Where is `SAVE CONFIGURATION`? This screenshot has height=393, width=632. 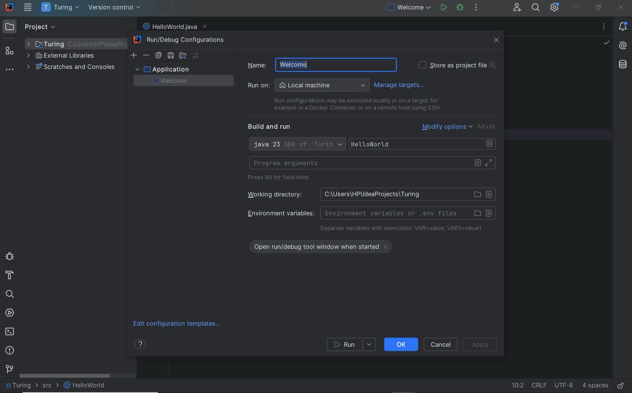
SAVE CONFIGURATION is located at coordinates (170, 56).